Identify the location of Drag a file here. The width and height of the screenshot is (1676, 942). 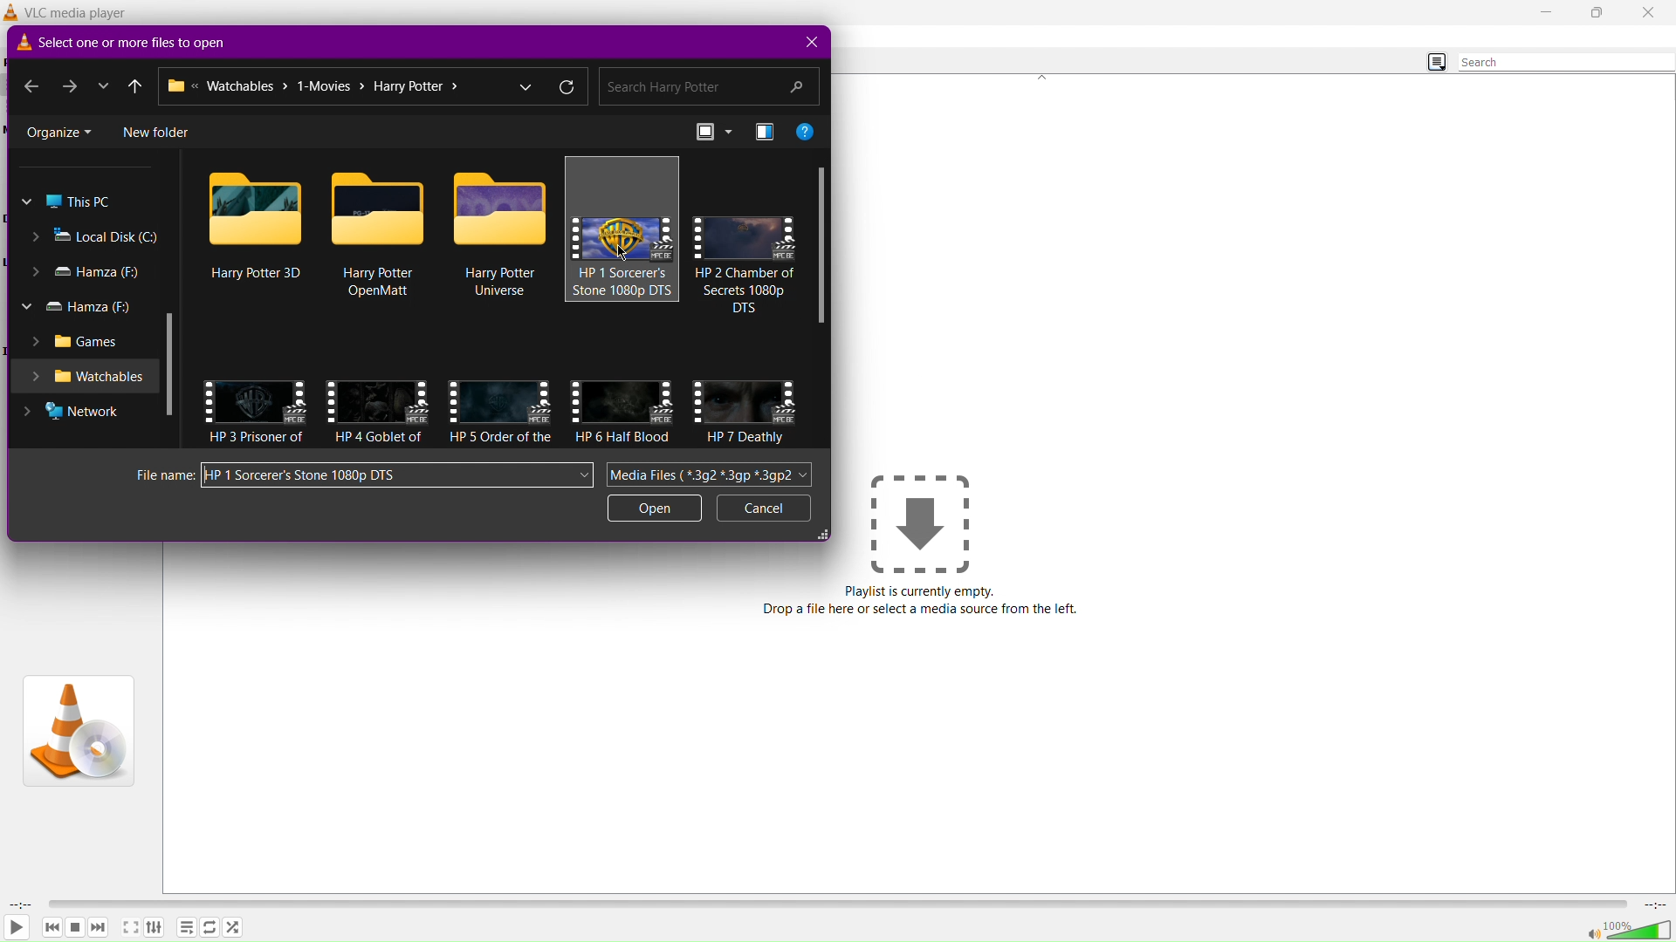
(920, 522).